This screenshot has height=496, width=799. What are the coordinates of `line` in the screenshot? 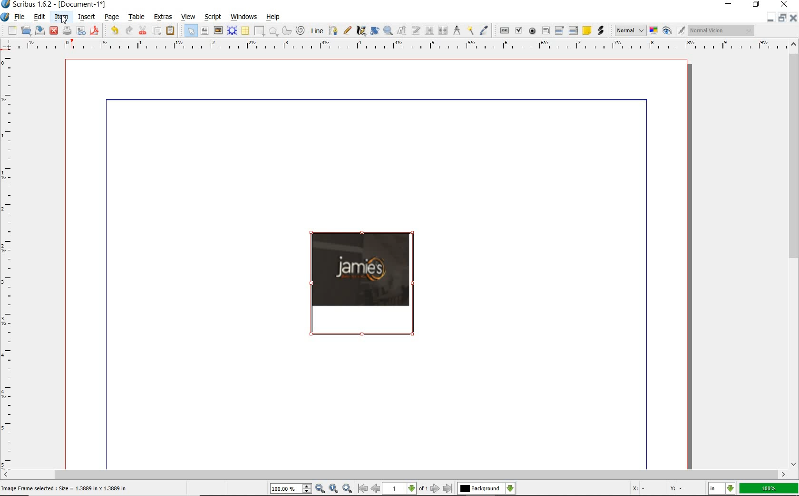 It's located at (317, 30).